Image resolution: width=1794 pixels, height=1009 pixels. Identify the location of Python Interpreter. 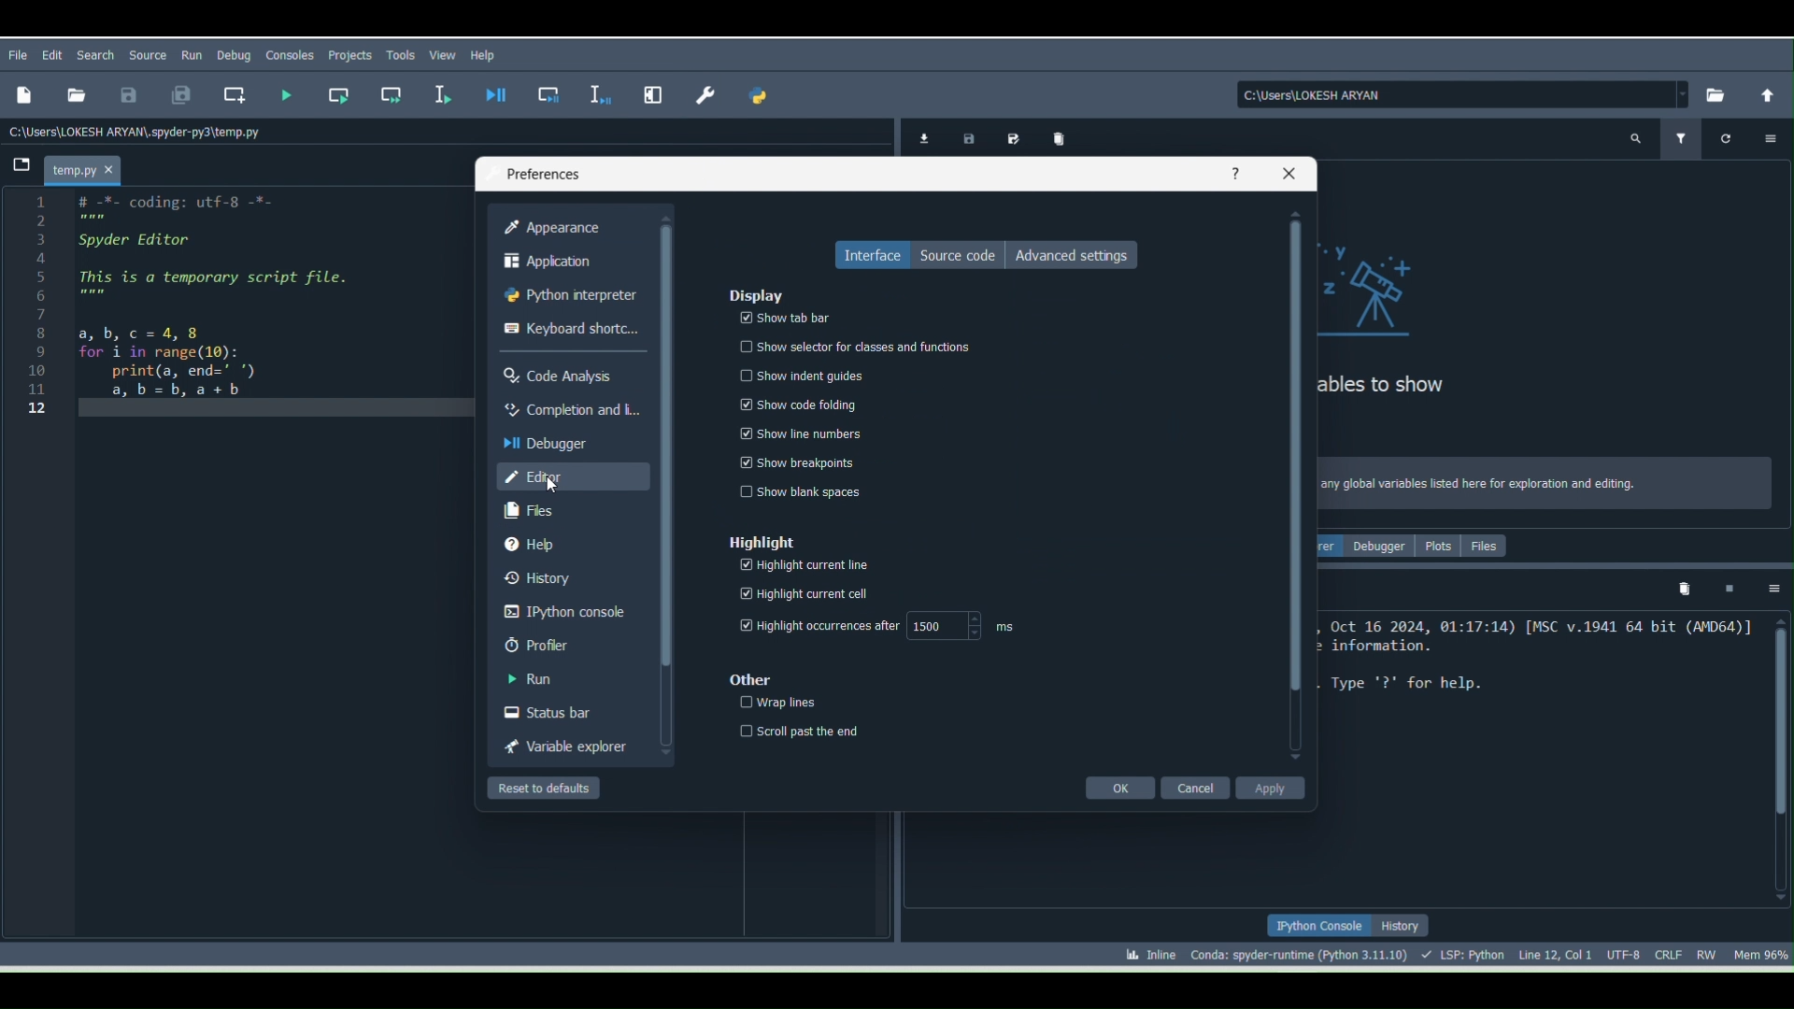
(573, 298).